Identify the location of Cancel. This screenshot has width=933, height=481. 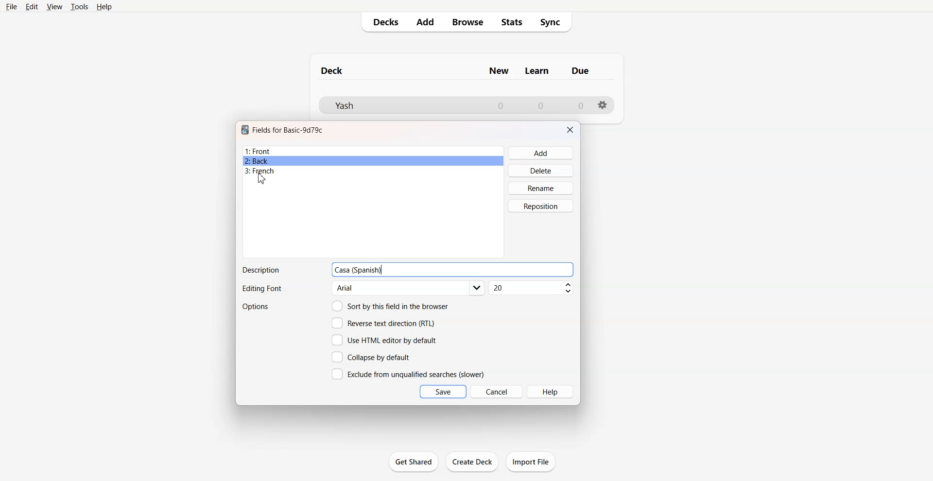
(497, 391).